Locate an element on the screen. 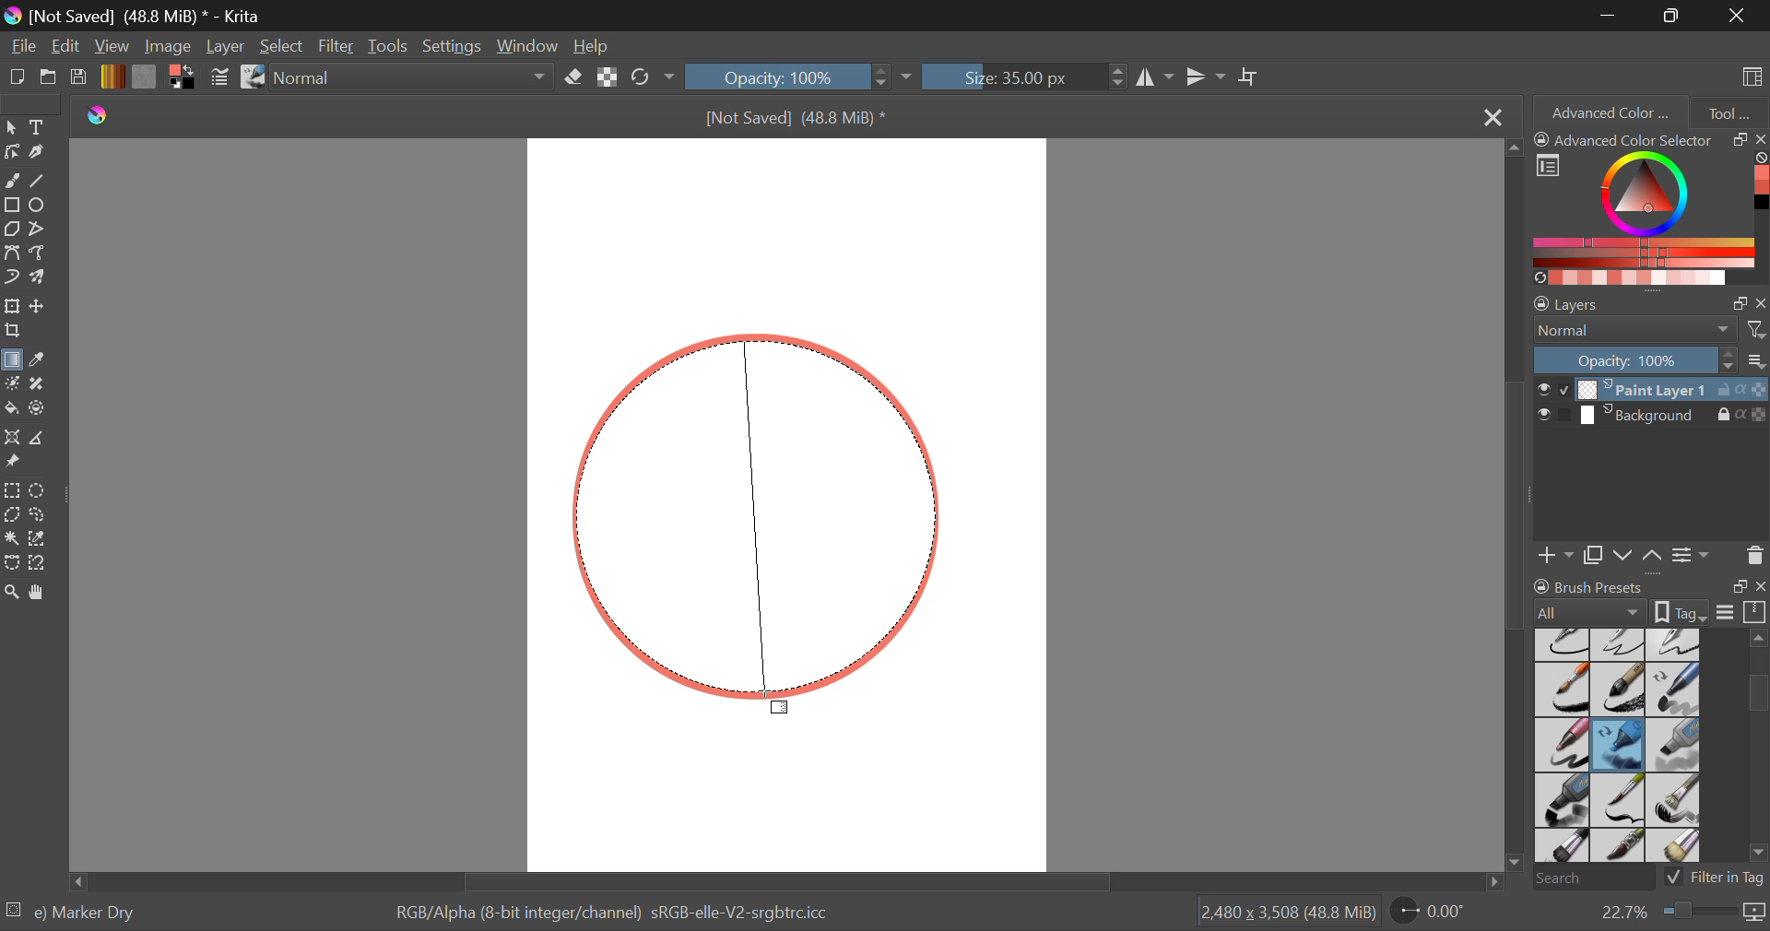 This screenshot has width=1770, height=931. Page Dimensions is located at coordinates (1292, 913).